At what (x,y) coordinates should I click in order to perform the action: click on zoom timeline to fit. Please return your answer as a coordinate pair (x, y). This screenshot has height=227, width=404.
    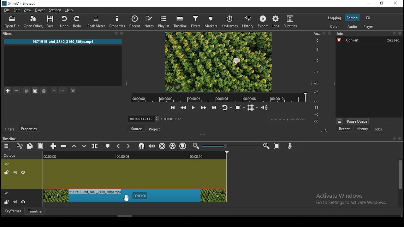
    Looking at the image, I should click on (277, 147).